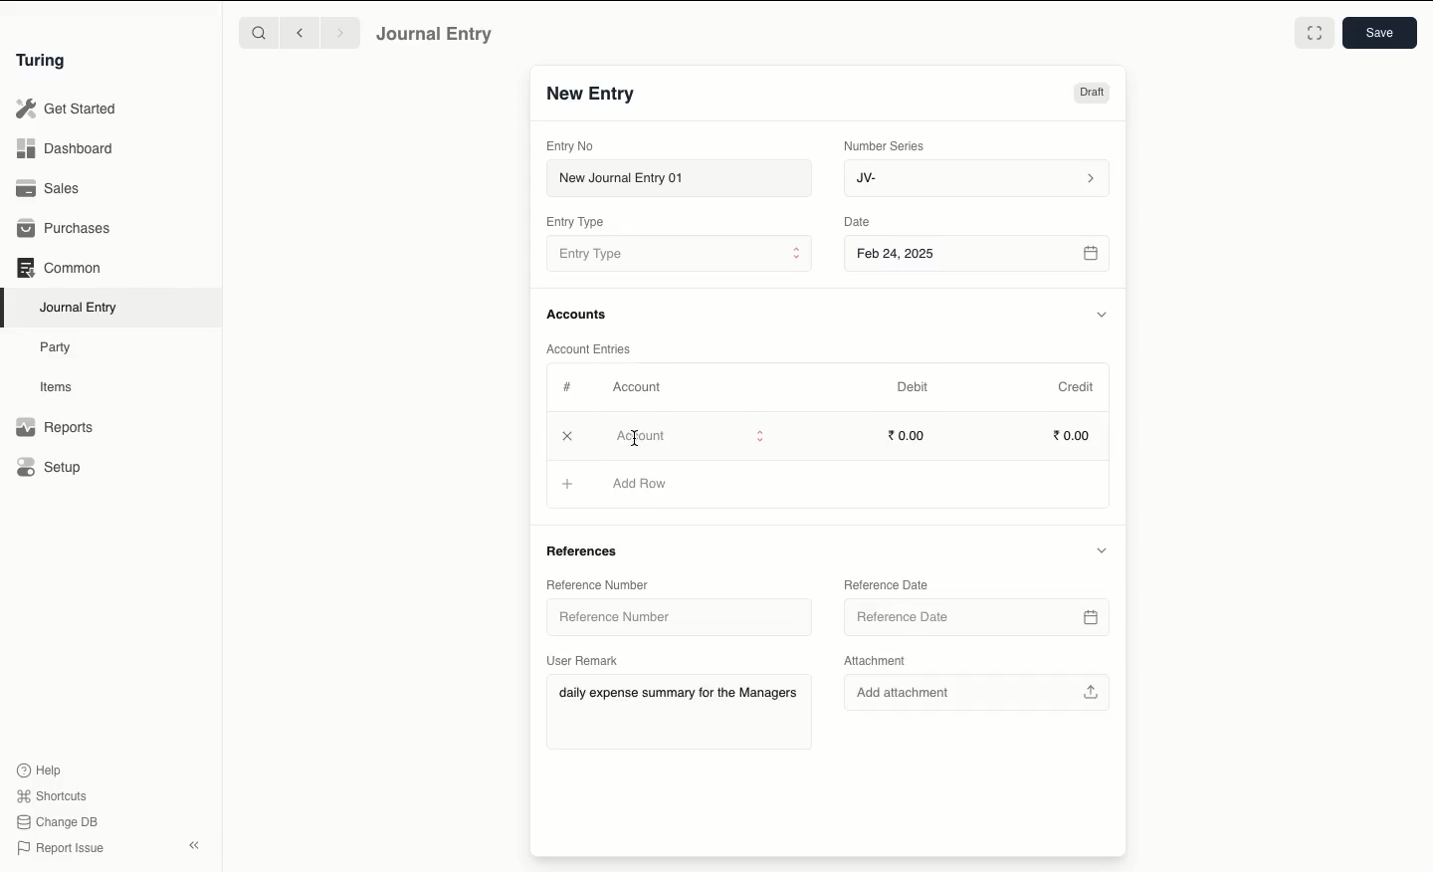 Image resolution: width=1433 pixels, height=872 pixels. Describe the element at coordinates (1073, 433) in the screenshot. I see `0.00` at that location.